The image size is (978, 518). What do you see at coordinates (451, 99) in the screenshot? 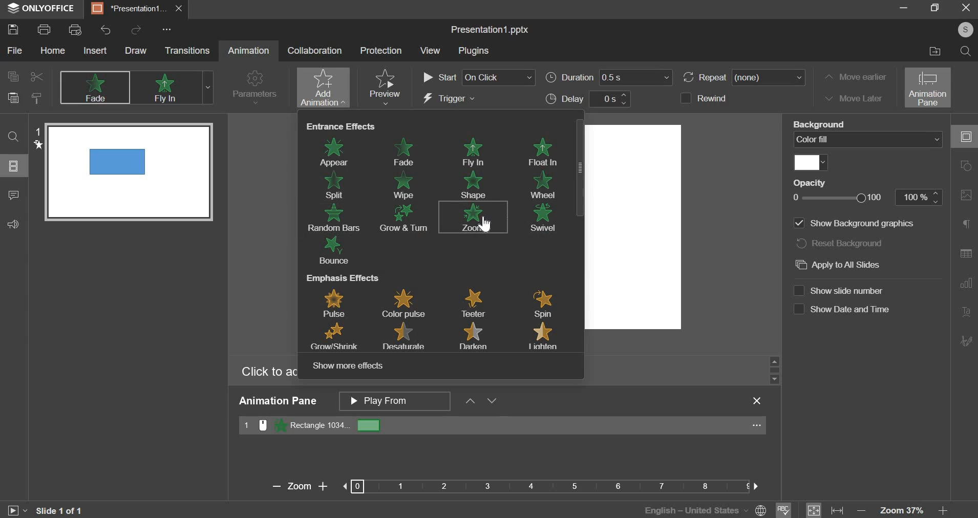
I see `trigger` at bounding box center [451, 99].